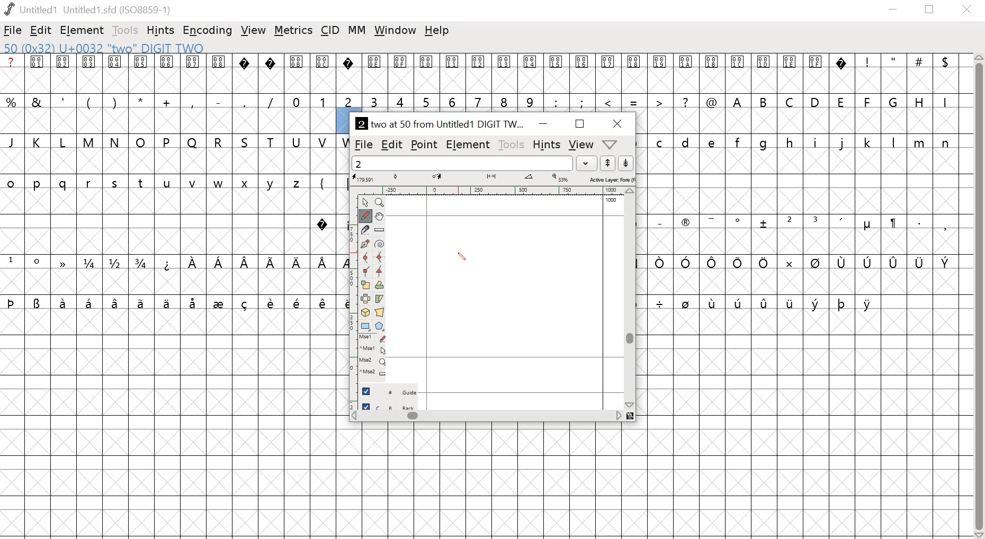  What do you see at coordinates (800, 324) in the screenshot?
I see `glyphs` at bounding box center [800, 324].